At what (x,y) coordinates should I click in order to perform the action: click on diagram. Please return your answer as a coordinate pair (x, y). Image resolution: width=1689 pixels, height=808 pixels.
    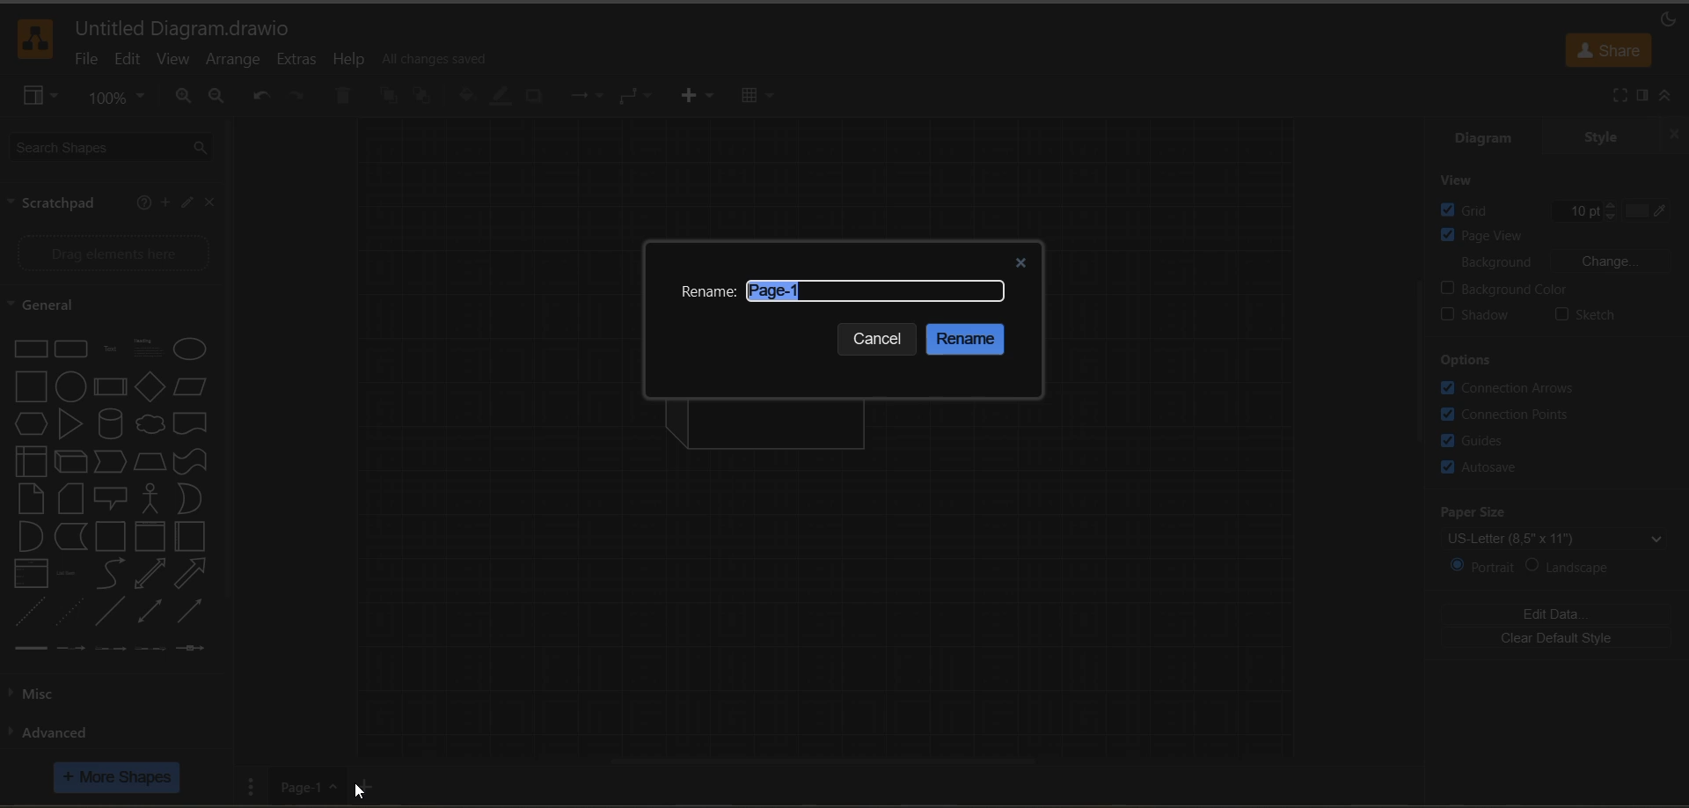
    Looking at the image, I should click on (1483, 140).